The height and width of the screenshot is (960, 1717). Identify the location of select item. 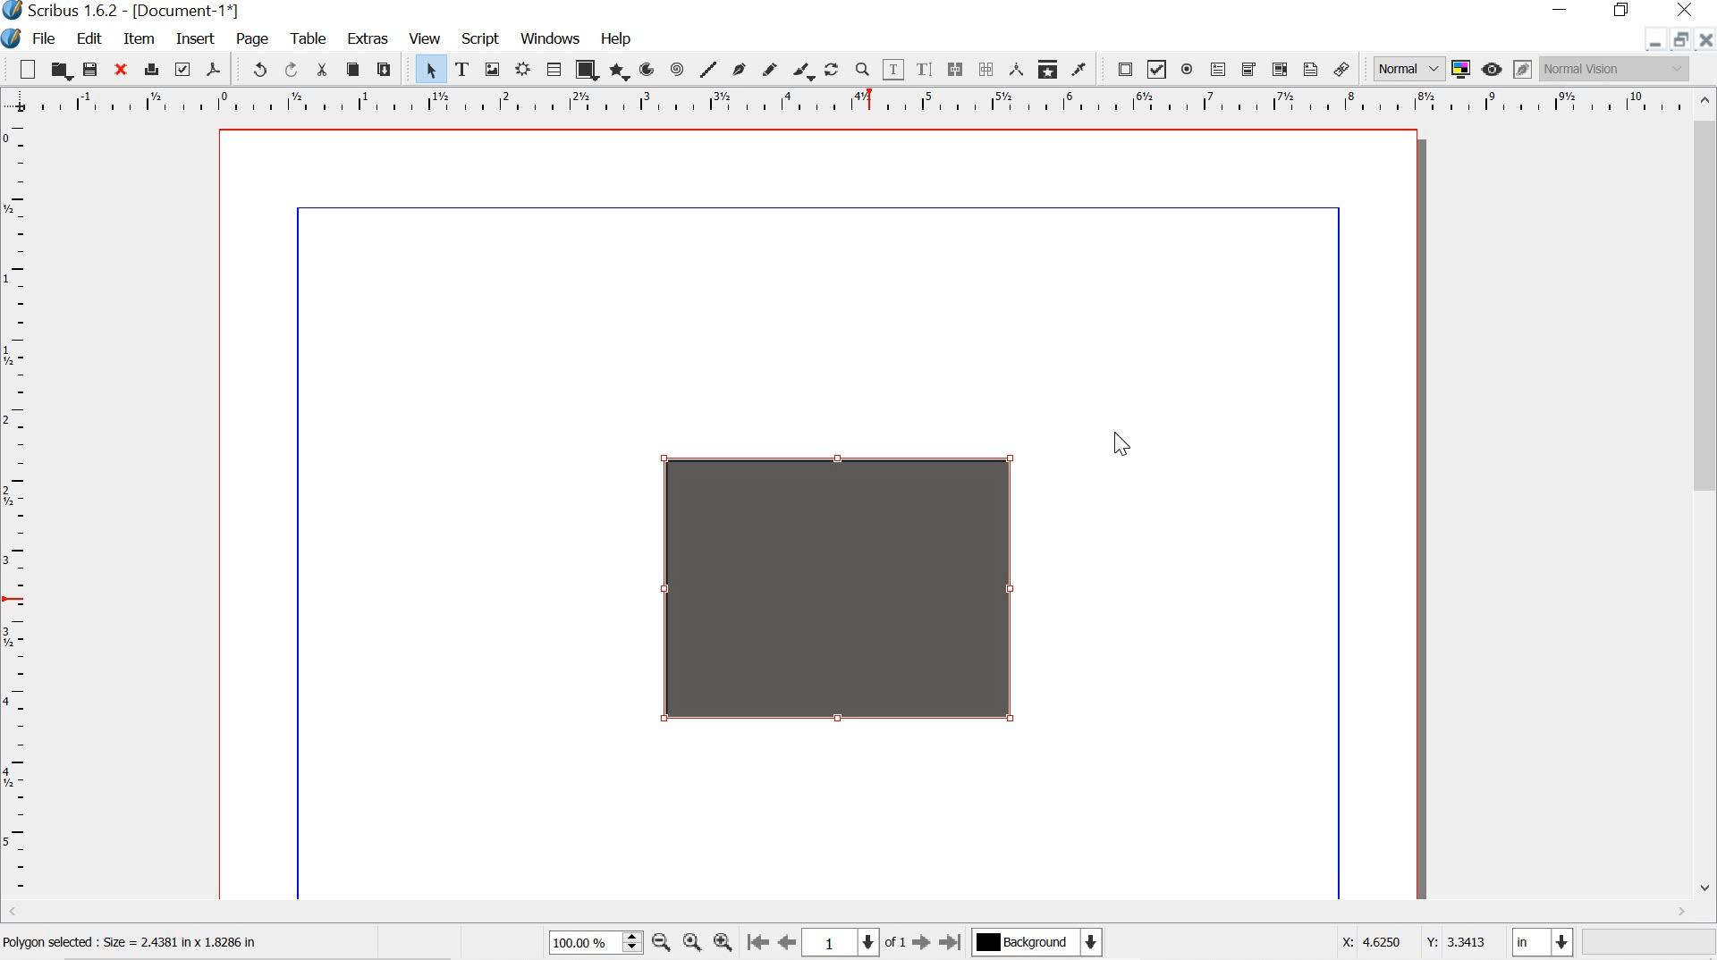
(428, 68).